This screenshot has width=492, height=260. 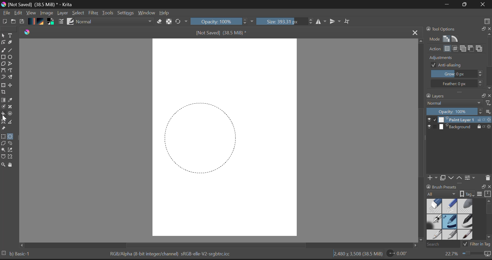 What do you see at coordinates (482, 5) in the screenshot?
I see `Close` at bounding box center [482, 5].